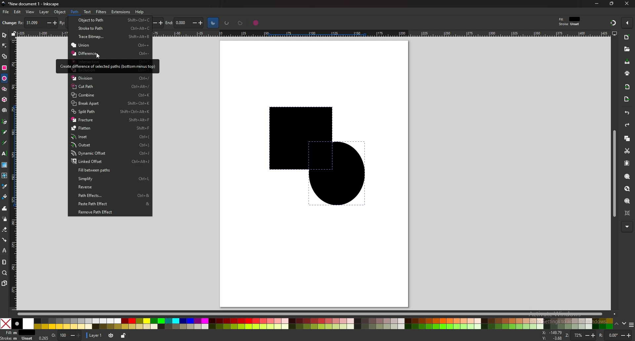 The height and width of the screenshot is (341, 635). What do you see at coordinates (581, 335) in the screenshot?
I see `zoom` at bounding box center [581, 335].